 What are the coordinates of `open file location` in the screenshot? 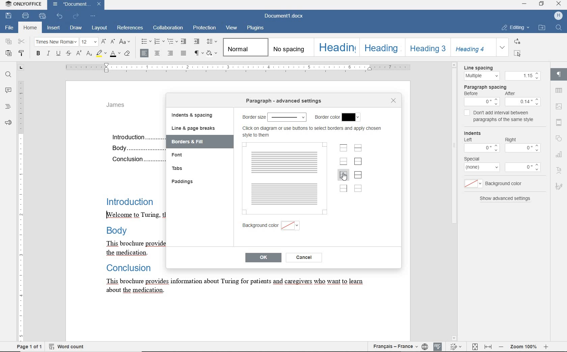 It's located at (542, 28).